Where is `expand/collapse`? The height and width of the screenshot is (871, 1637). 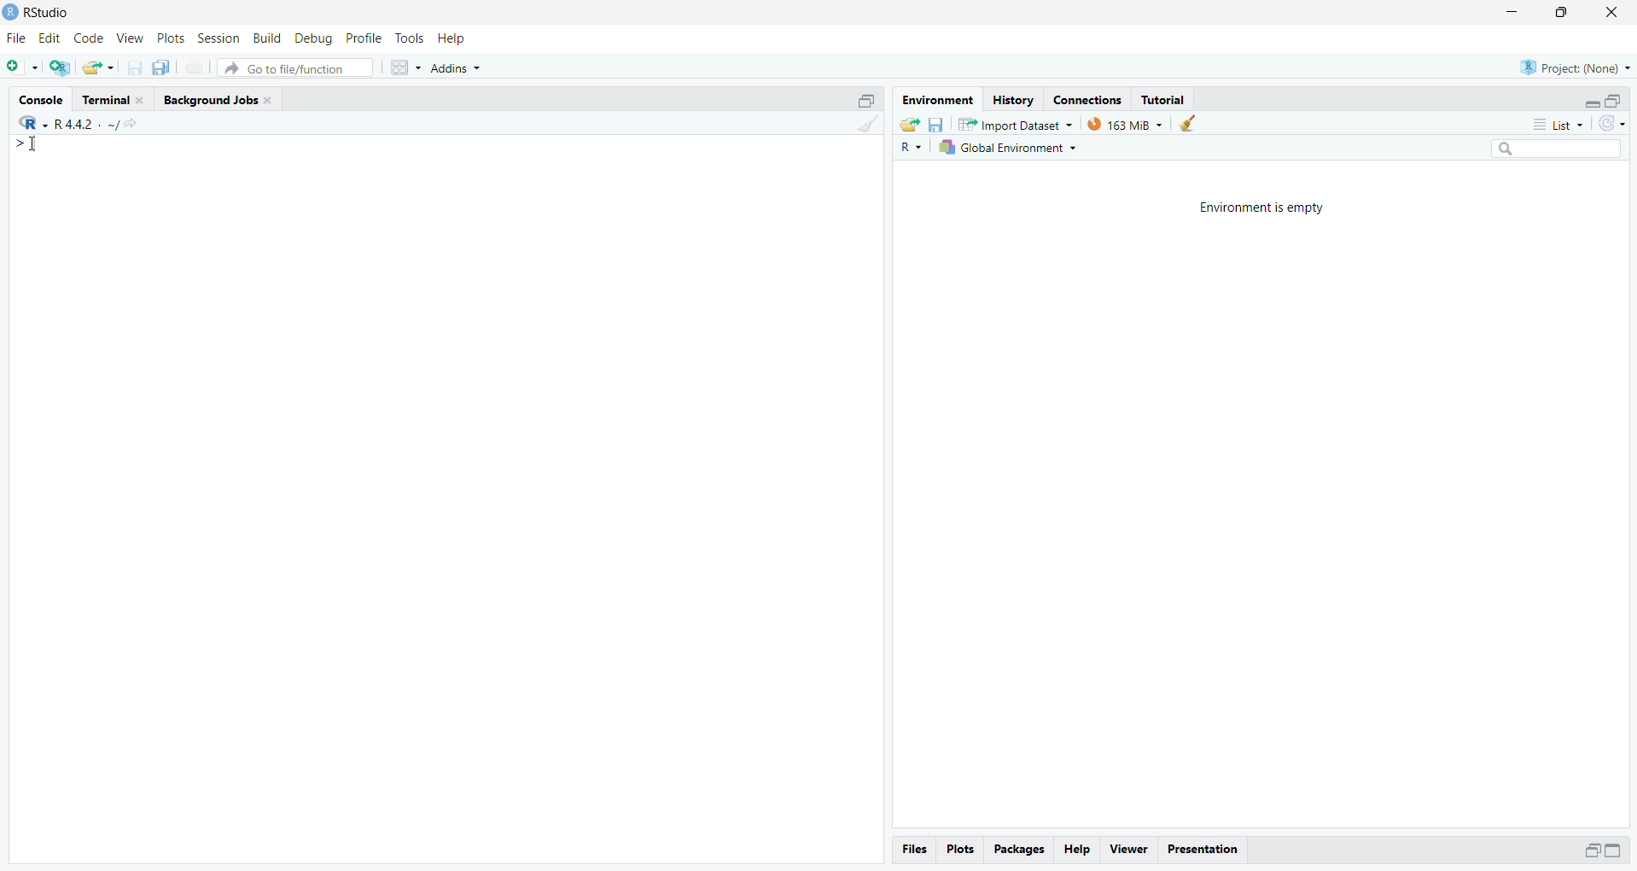
expand/collapse is located at coordinates (1589, 103).